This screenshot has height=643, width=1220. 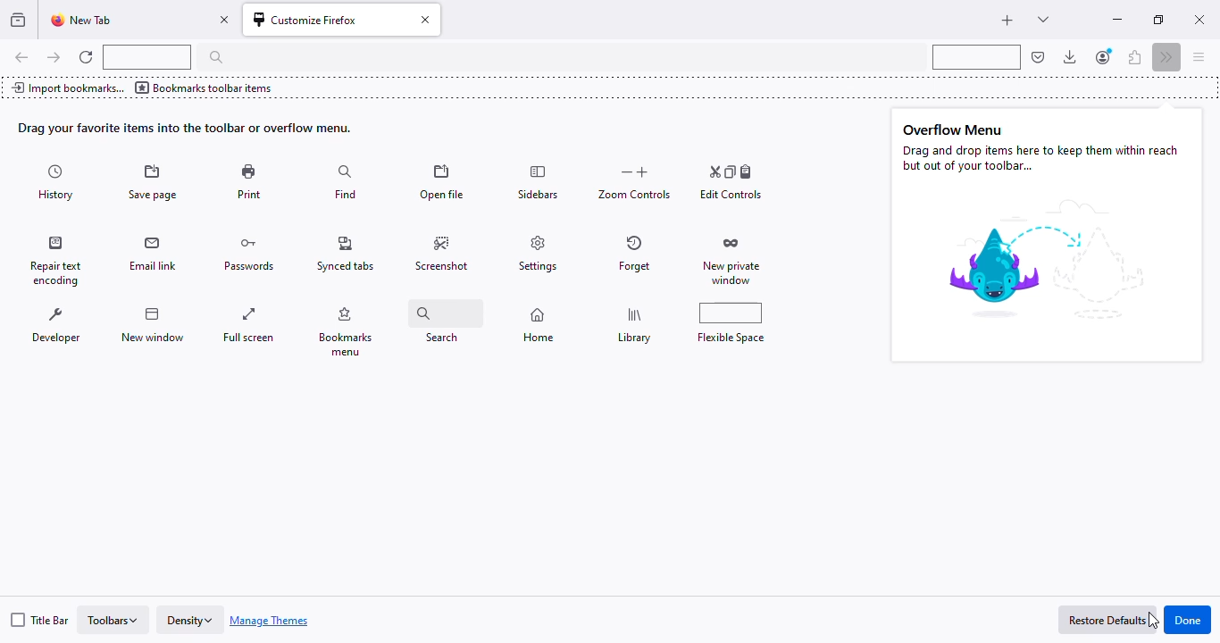 What do you see at coordinates (1166, 57) in the screenshot?
I see `more tools` at bounding box center [1166, 57].